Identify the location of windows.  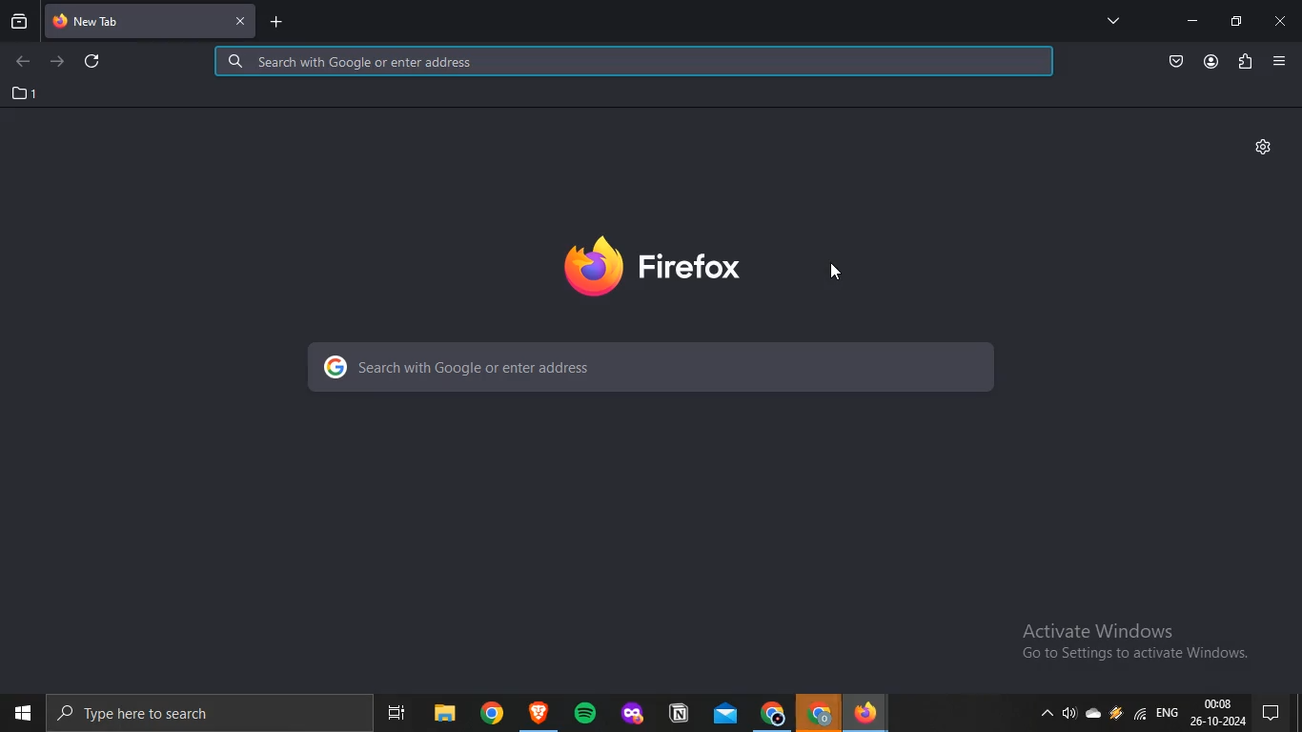
(21, 712).